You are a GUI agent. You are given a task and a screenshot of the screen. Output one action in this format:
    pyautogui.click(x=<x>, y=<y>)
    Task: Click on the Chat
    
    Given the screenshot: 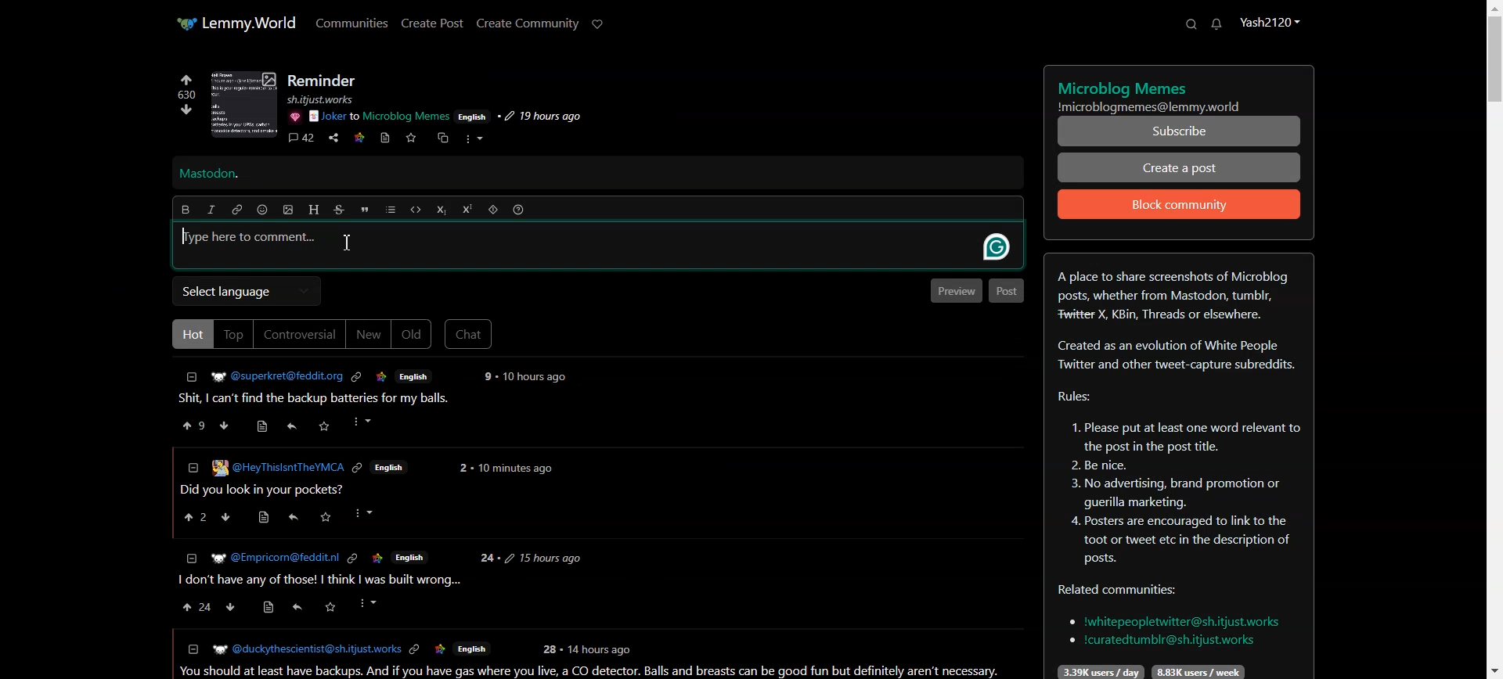 What is the action you would take?
    pyautogui.click(x=469, y=334)
    